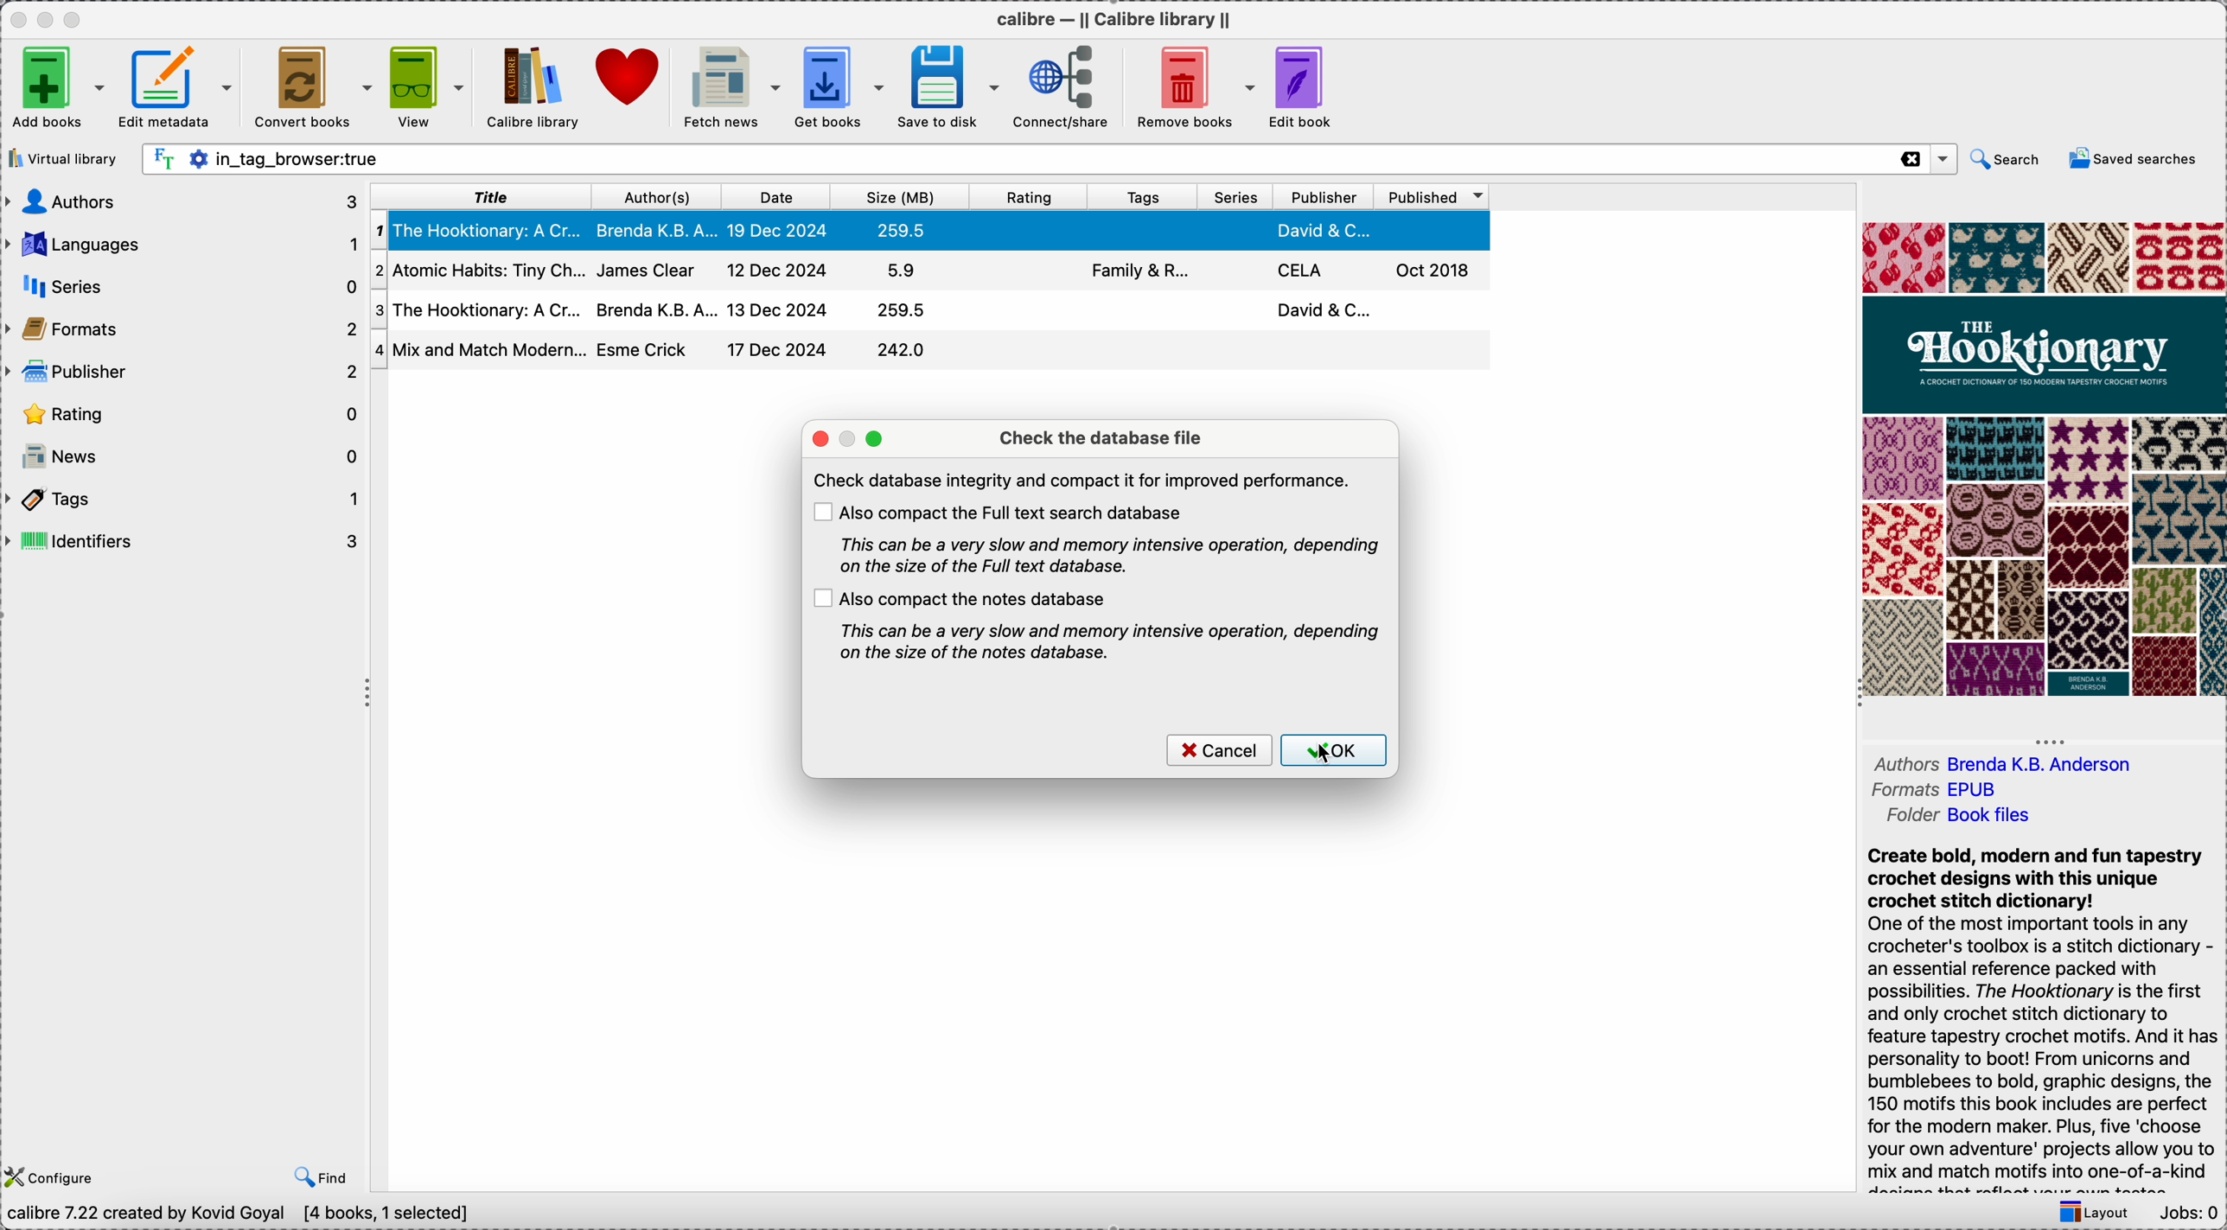 This screenshot has width=2227, height=1230. What do you see at coordinates (1942, 790) in the screenshot?
I see `formats` at bounding box center [1942, 790].